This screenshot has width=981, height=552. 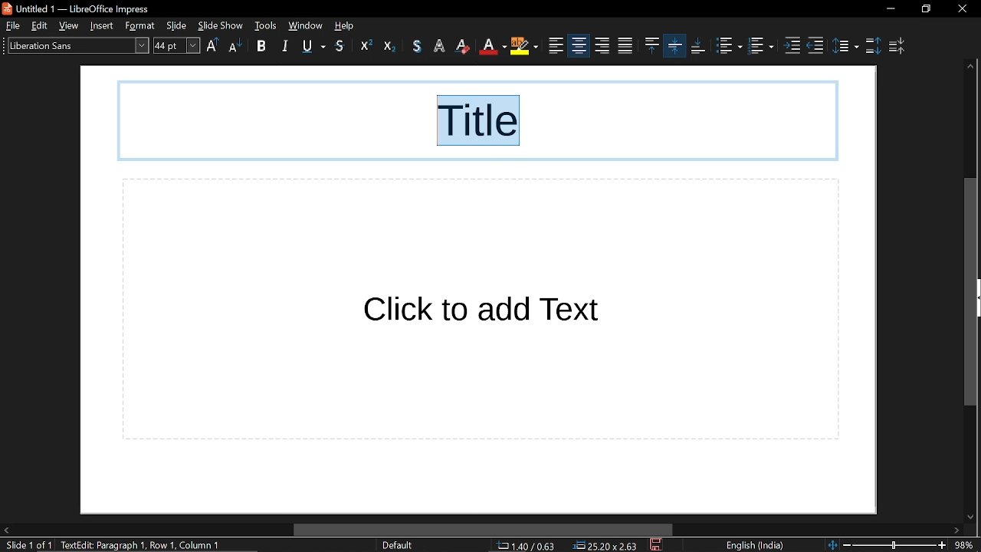 What do you see at coordinates (651, 45) in the screenshot?
I see `center vertically` at bounding box center [651, 45].